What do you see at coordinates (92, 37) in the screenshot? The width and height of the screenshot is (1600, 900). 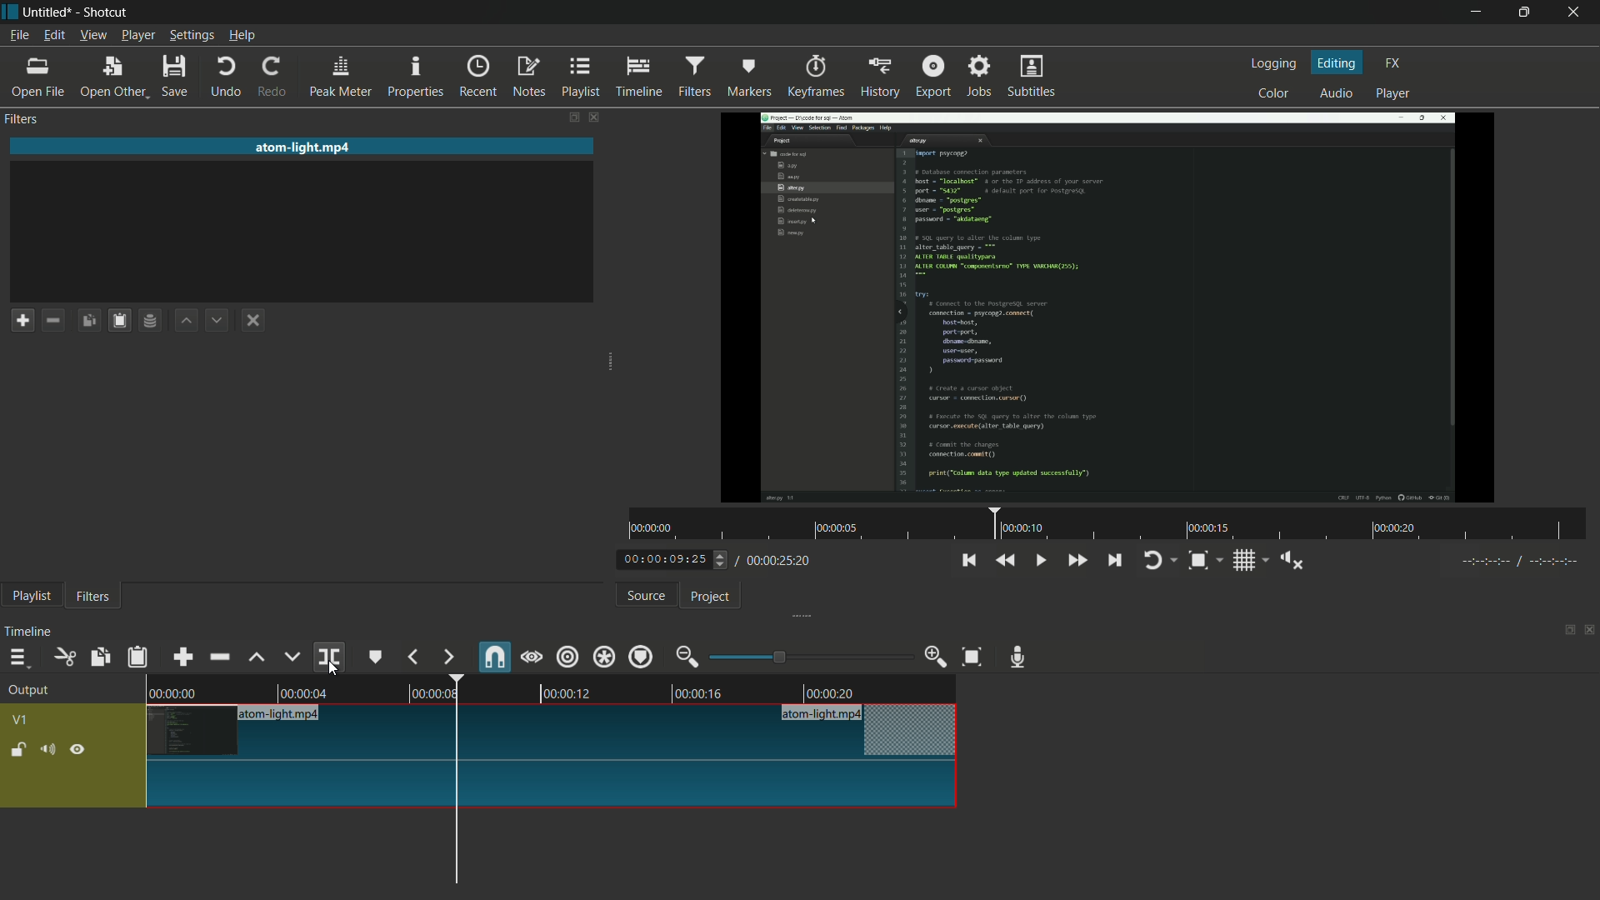 I see `view menu` at bounding box center [92, 37].